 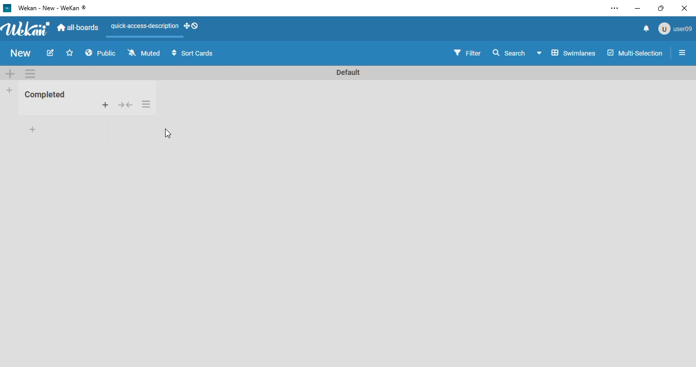 What do you see at coordinates (635, 53) in the screenshot?
I see `multi-selection` at bounding box center [635, 53].